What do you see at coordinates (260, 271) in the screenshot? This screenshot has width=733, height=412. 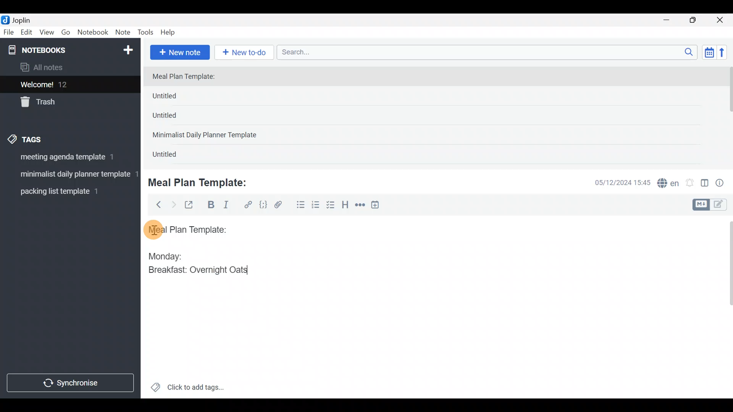 I see `text Cursor` at bounding box center [260, 271].